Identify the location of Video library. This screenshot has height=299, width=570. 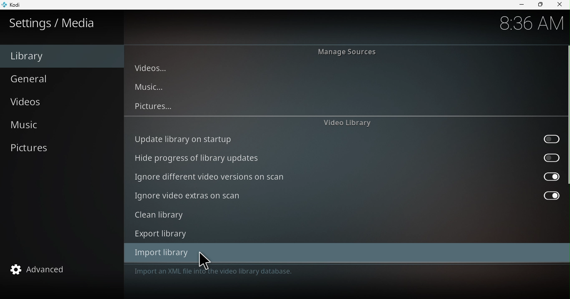
(347, 123).